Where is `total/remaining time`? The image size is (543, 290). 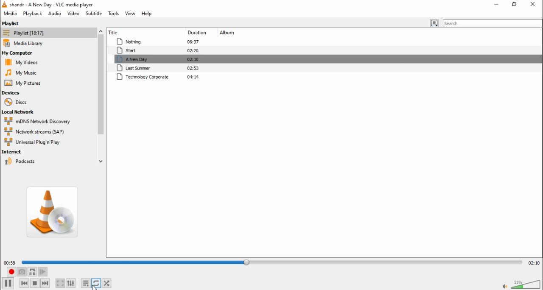
total/remaining time is located at coordinates (534, 262).